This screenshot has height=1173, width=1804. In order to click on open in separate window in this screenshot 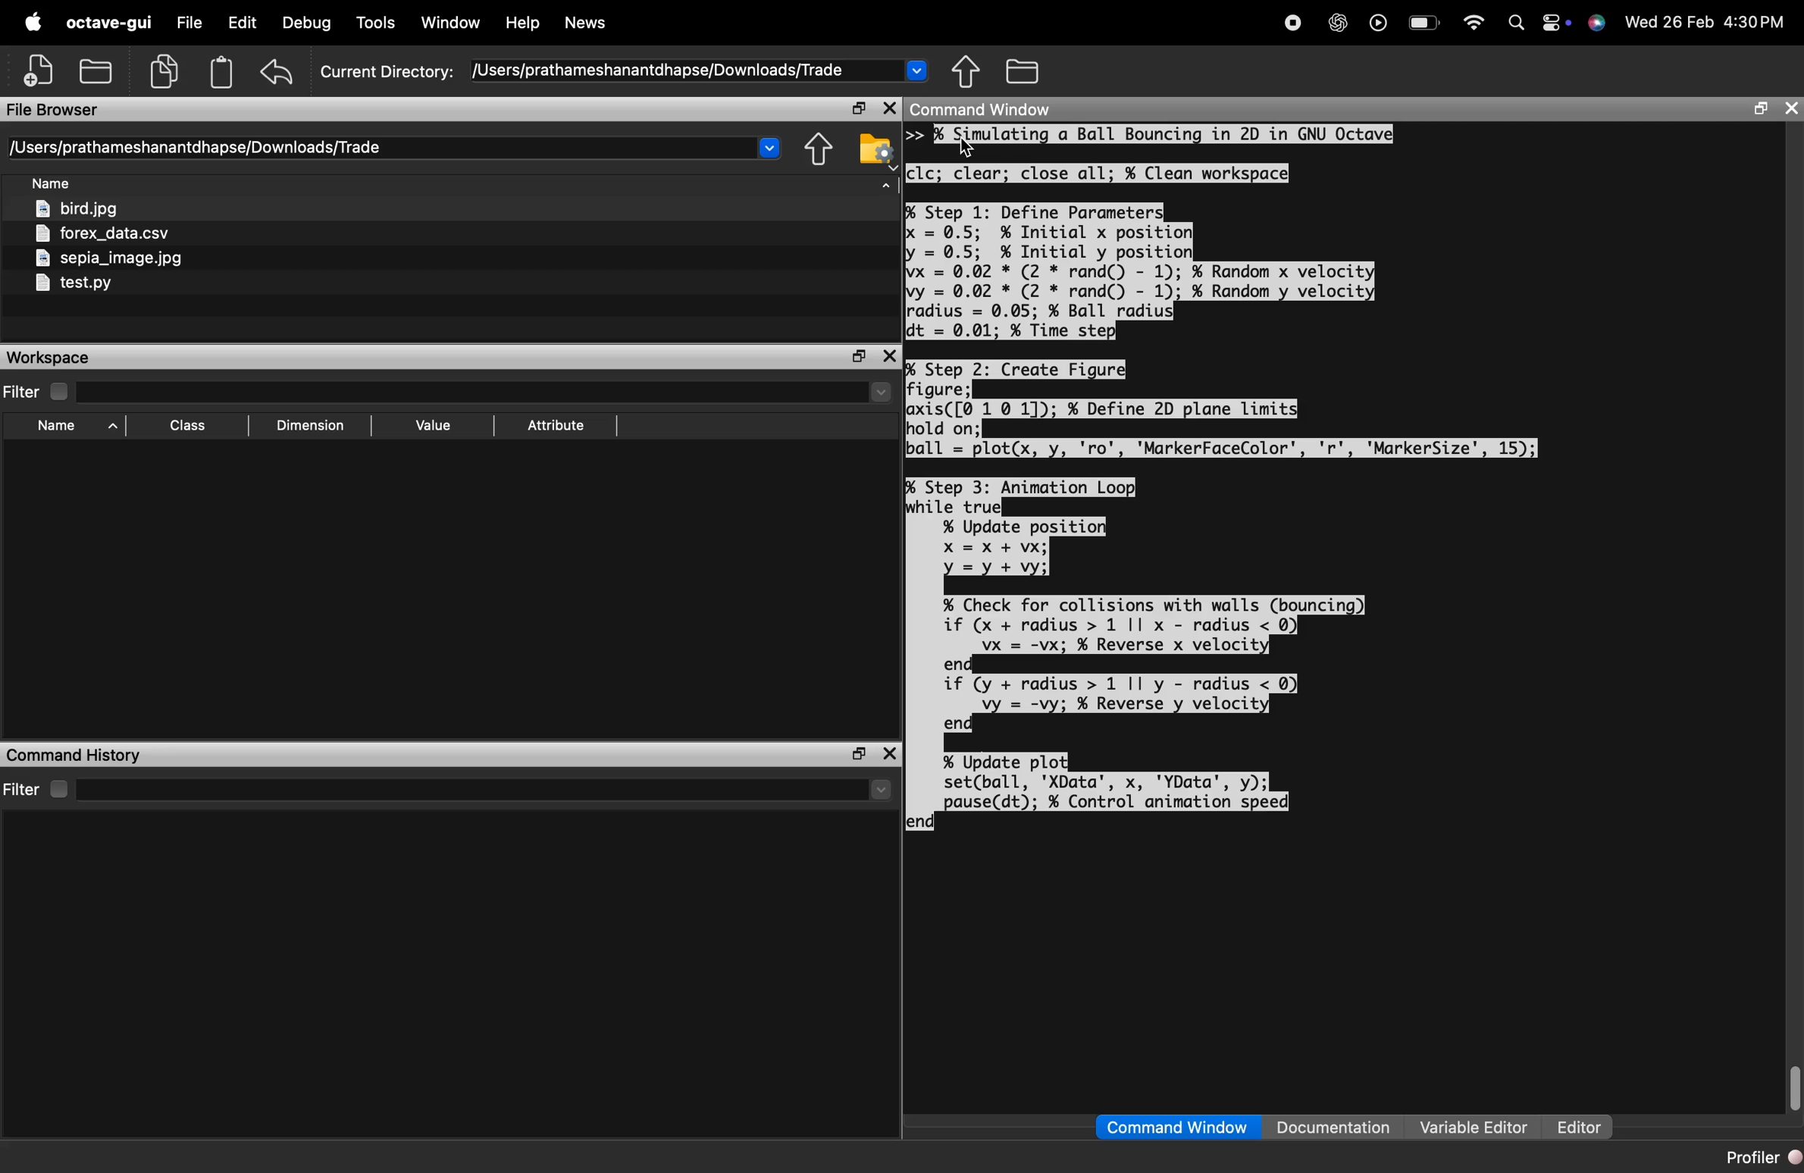, I will do `click(1759, 108)`.